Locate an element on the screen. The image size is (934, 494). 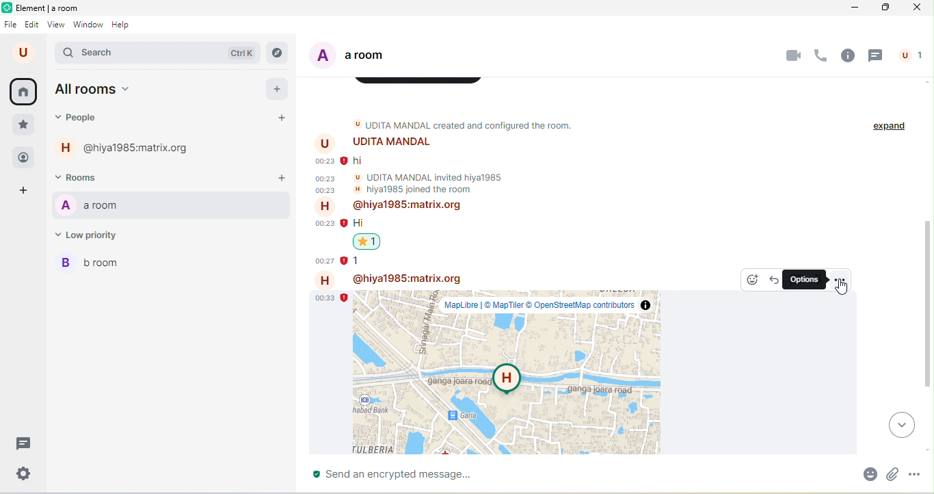
add space is located at coordinates (23, 193).